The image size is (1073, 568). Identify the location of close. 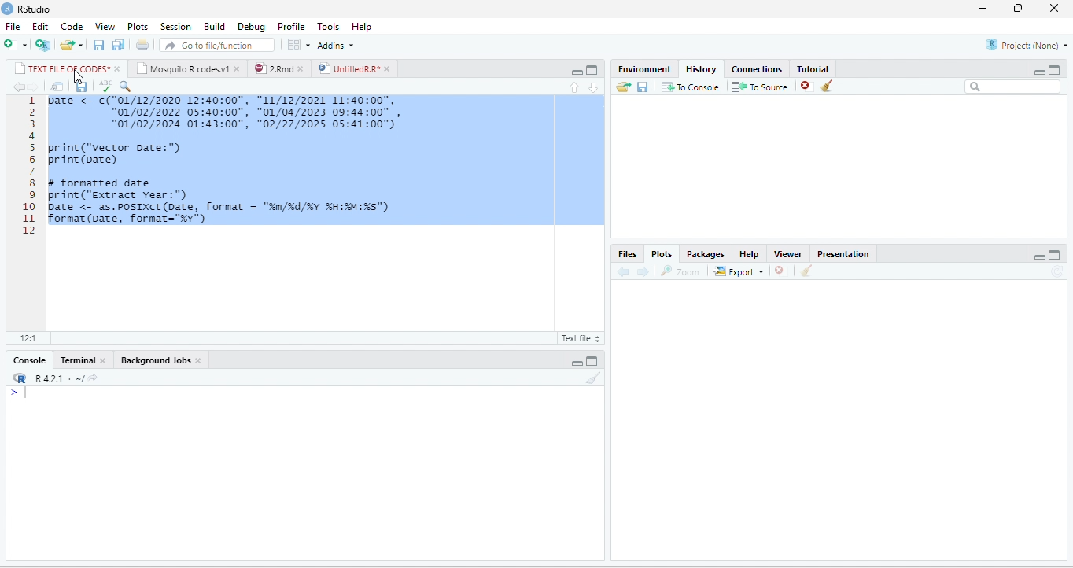
(303, 68).